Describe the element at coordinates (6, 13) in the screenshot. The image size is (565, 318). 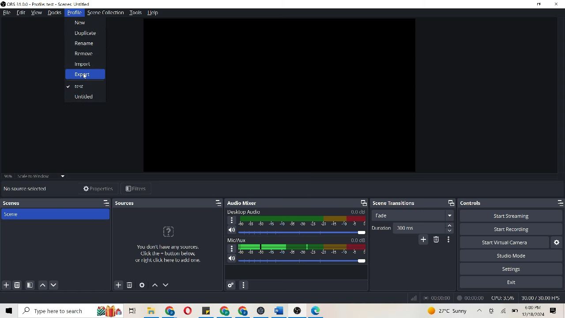
I see `file` at that location.